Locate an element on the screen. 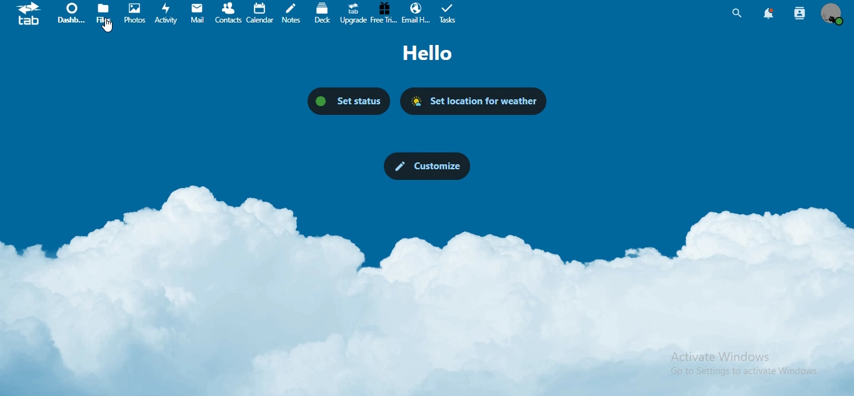 This screenshot has width=854, height=396. deck is located at coordinates (323, 12).